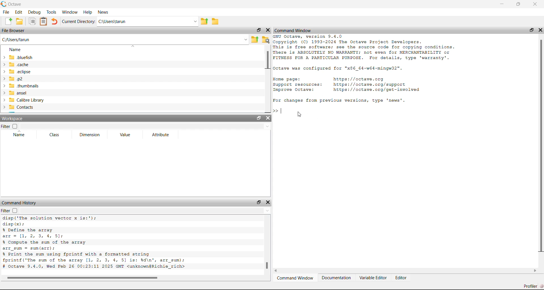  Describe the element at coordinates (8, 21) in the screenshot. I see `New Script` at that location.